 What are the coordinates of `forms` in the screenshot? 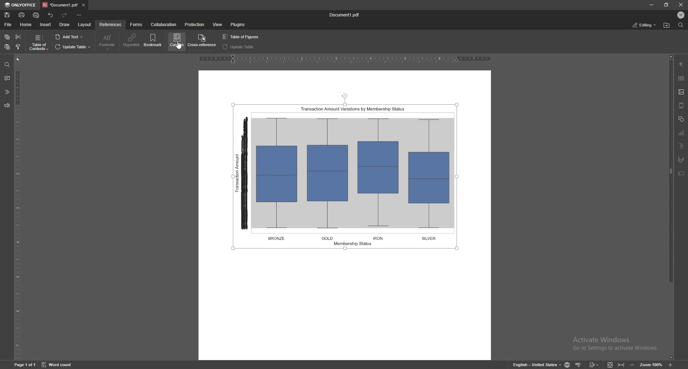 It's located at (137, 25).